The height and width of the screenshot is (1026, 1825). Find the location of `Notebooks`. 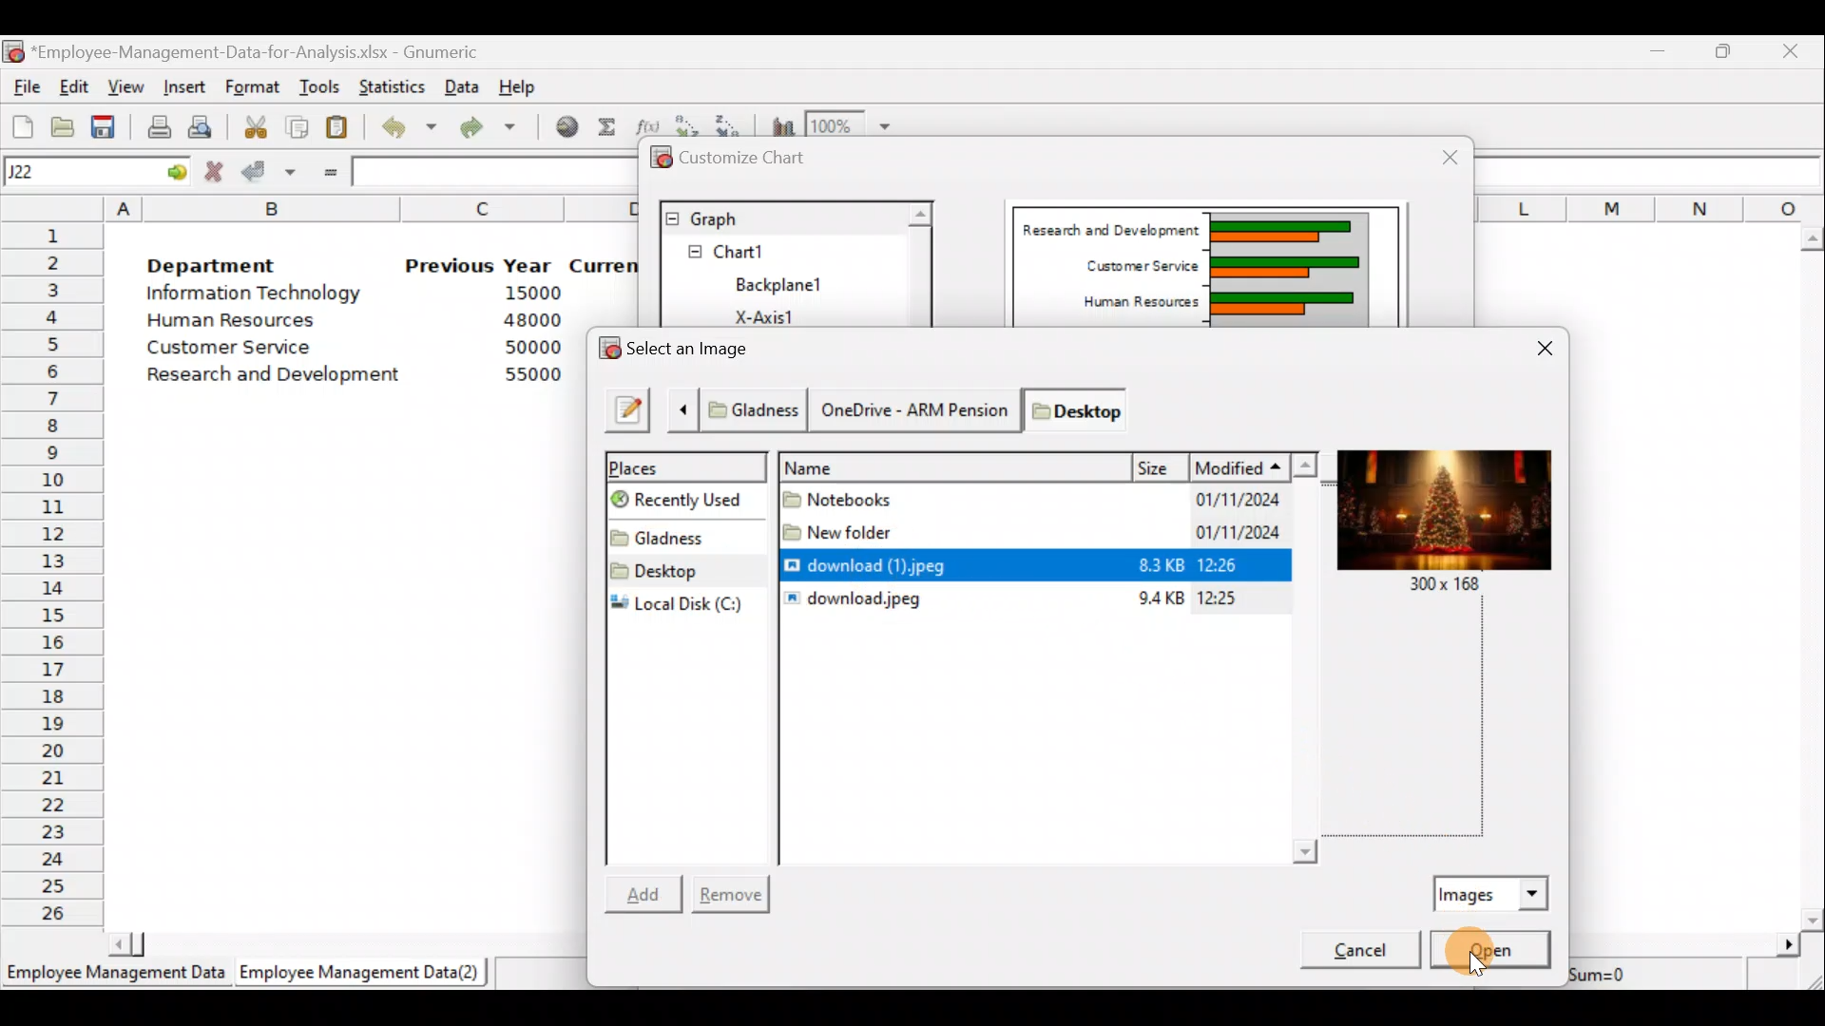

Notebooks is located at coordinates (846, 497).